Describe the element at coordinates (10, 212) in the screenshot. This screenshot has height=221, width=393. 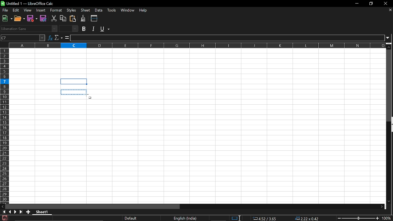
I see `Previous sheet` at that location.